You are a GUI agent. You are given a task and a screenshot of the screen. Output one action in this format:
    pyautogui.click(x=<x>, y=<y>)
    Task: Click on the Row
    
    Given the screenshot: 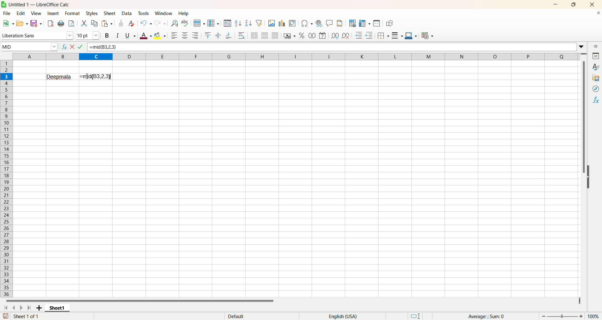 What is the action you would take?
    pyautogui.click(x=200, y=23)
    